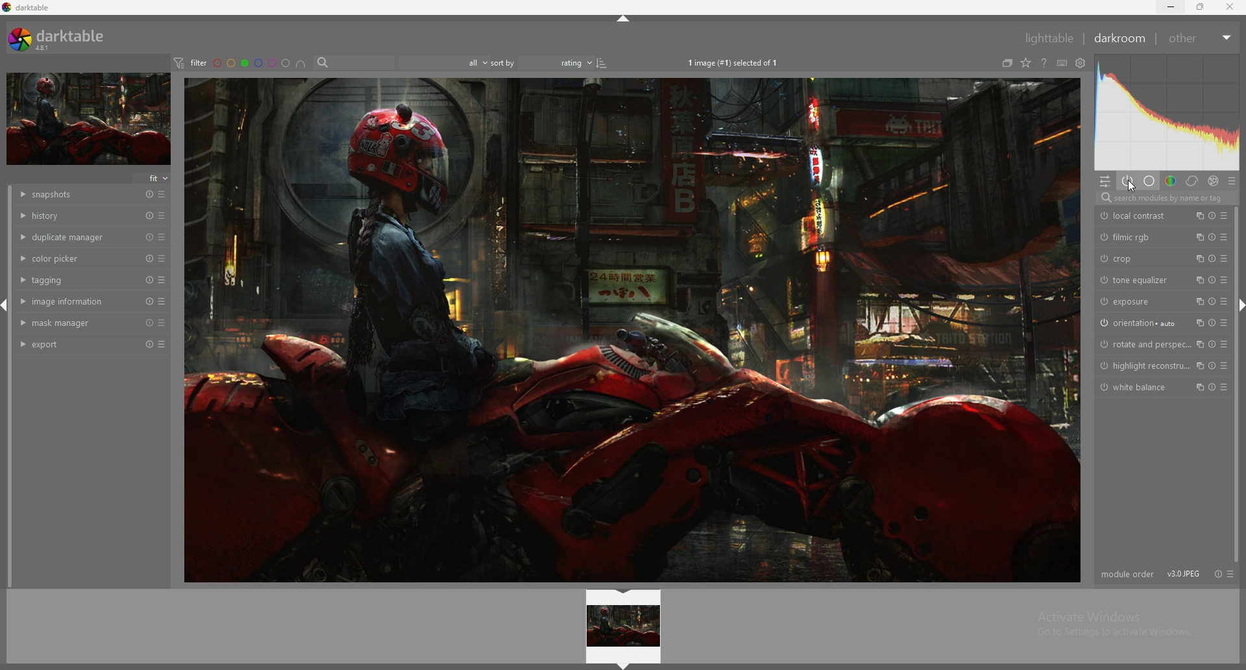  Describe the element at coordinates (1044, 62) in the screenshot. I see `see online help` at that location.